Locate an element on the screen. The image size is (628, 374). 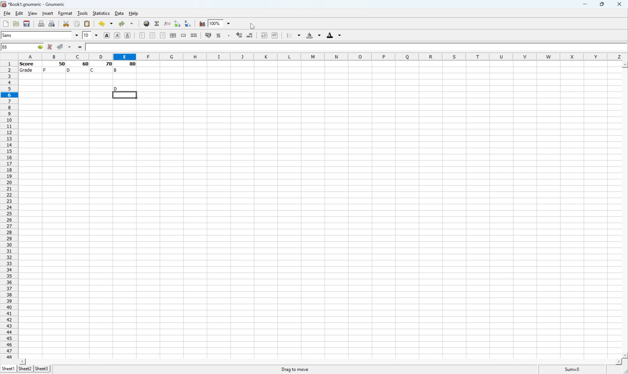
Sheet 2 is located at coordinates (25, 368).